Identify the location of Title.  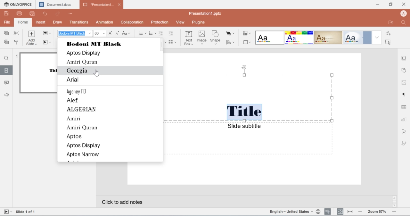
(244, 112).